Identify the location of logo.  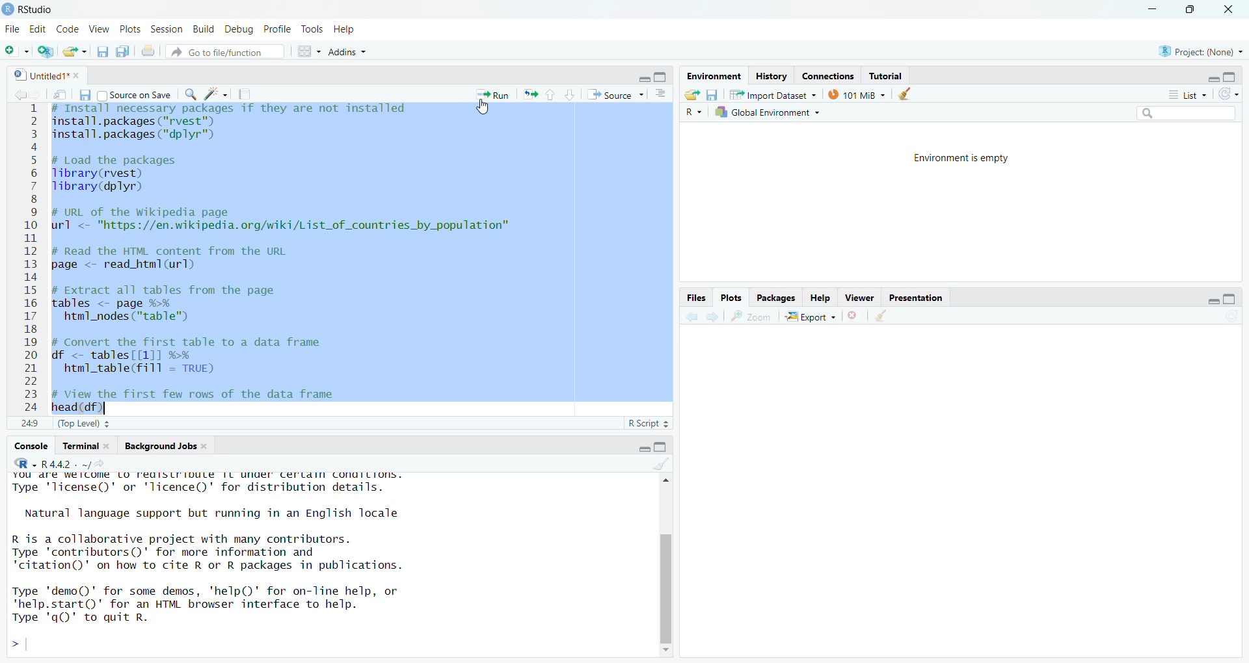
(8, 10).